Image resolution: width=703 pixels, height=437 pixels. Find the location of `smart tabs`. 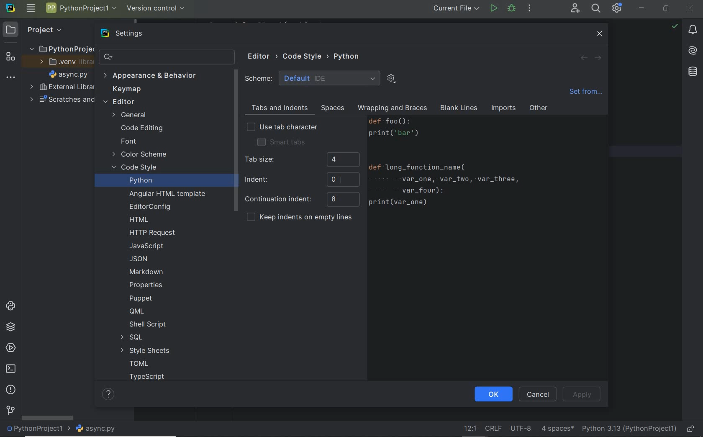

smart tabs is located at coordinates (281, 141).